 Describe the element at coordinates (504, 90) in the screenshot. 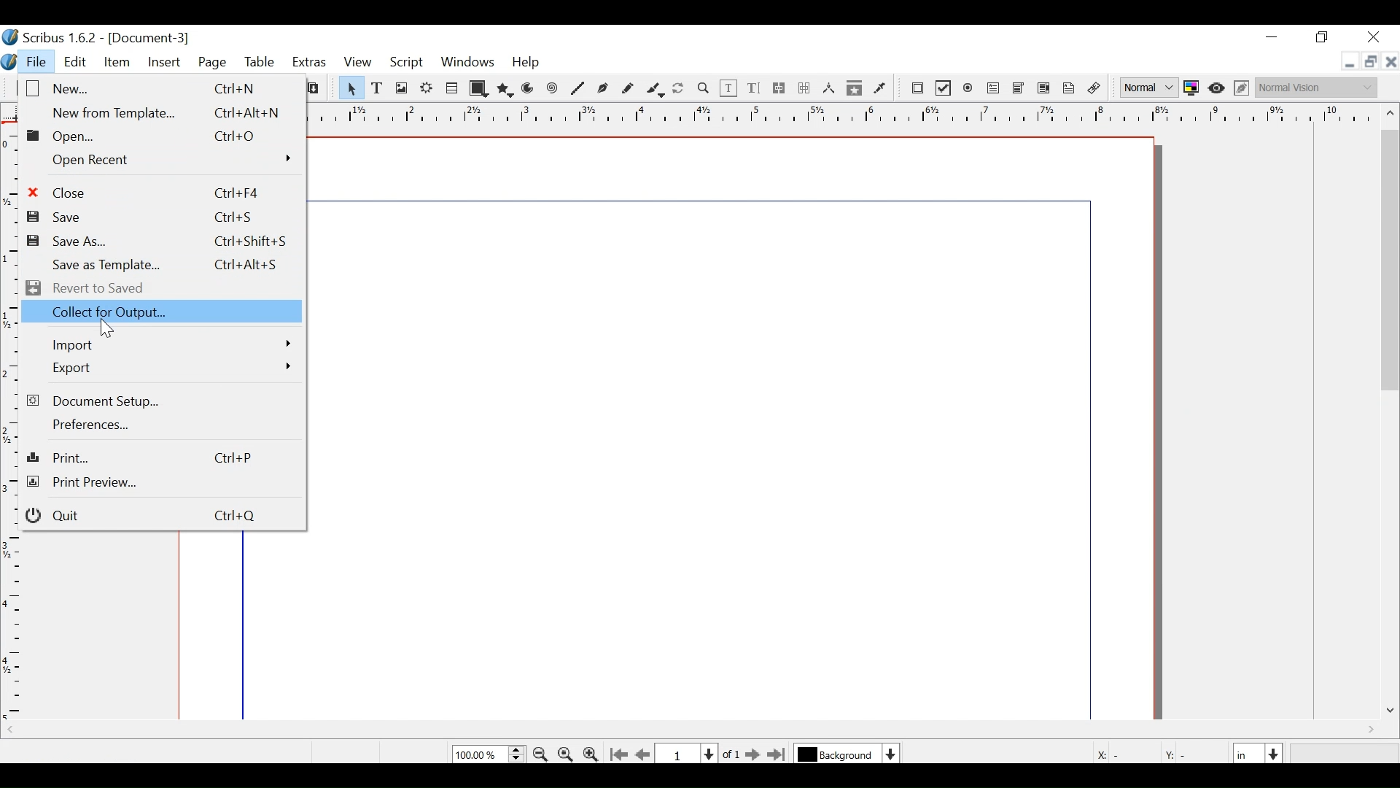

I see `Polygon` at that location.